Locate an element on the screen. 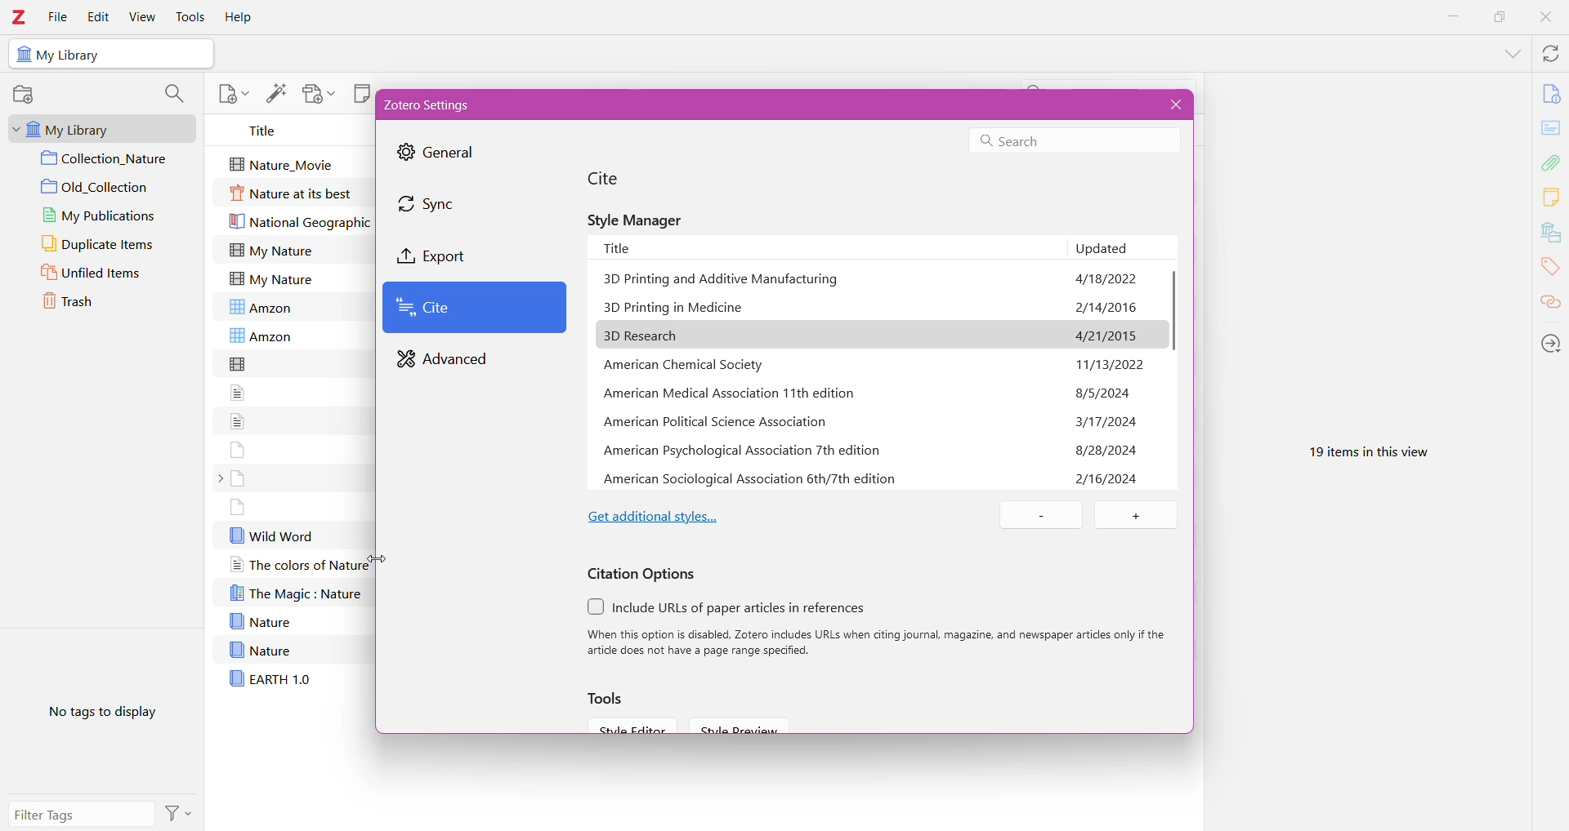 The height and width of the screenshot is (831, 1569). Locate is located at coordinates (1550, 342).